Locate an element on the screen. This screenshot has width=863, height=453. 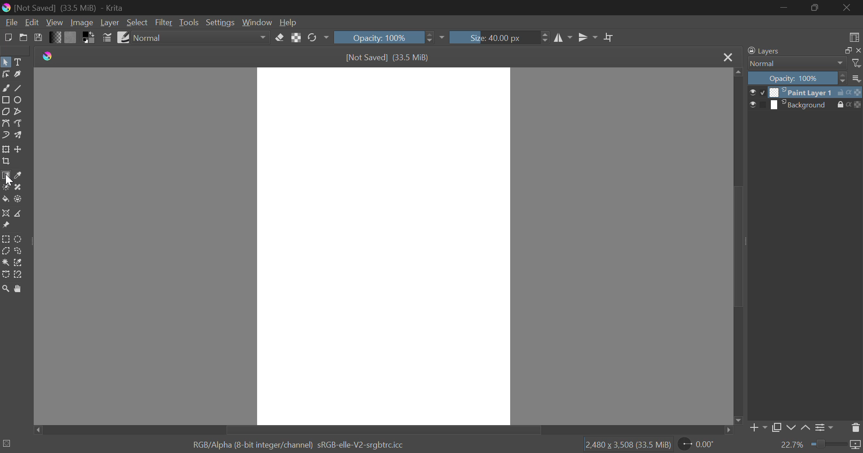
Opacity: 100% is located at coordinates (388, 37).